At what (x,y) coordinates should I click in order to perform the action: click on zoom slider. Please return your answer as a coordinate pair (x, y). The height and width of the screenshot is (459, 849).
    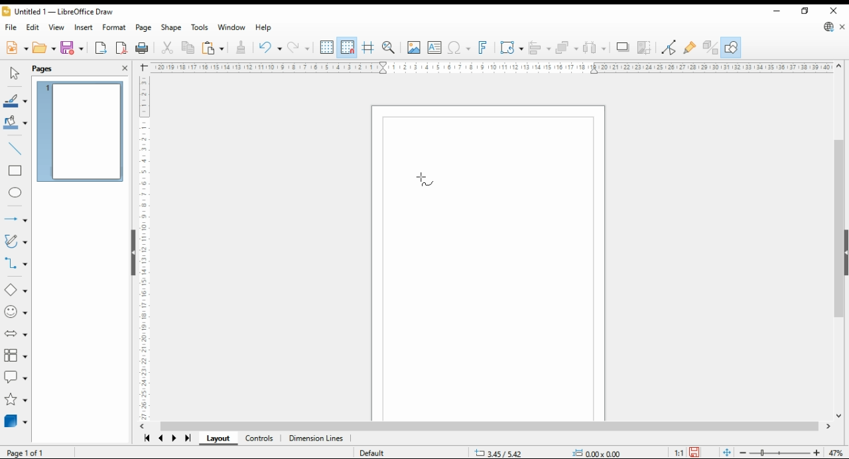
    Looking at the image, I should click on (779, 452).